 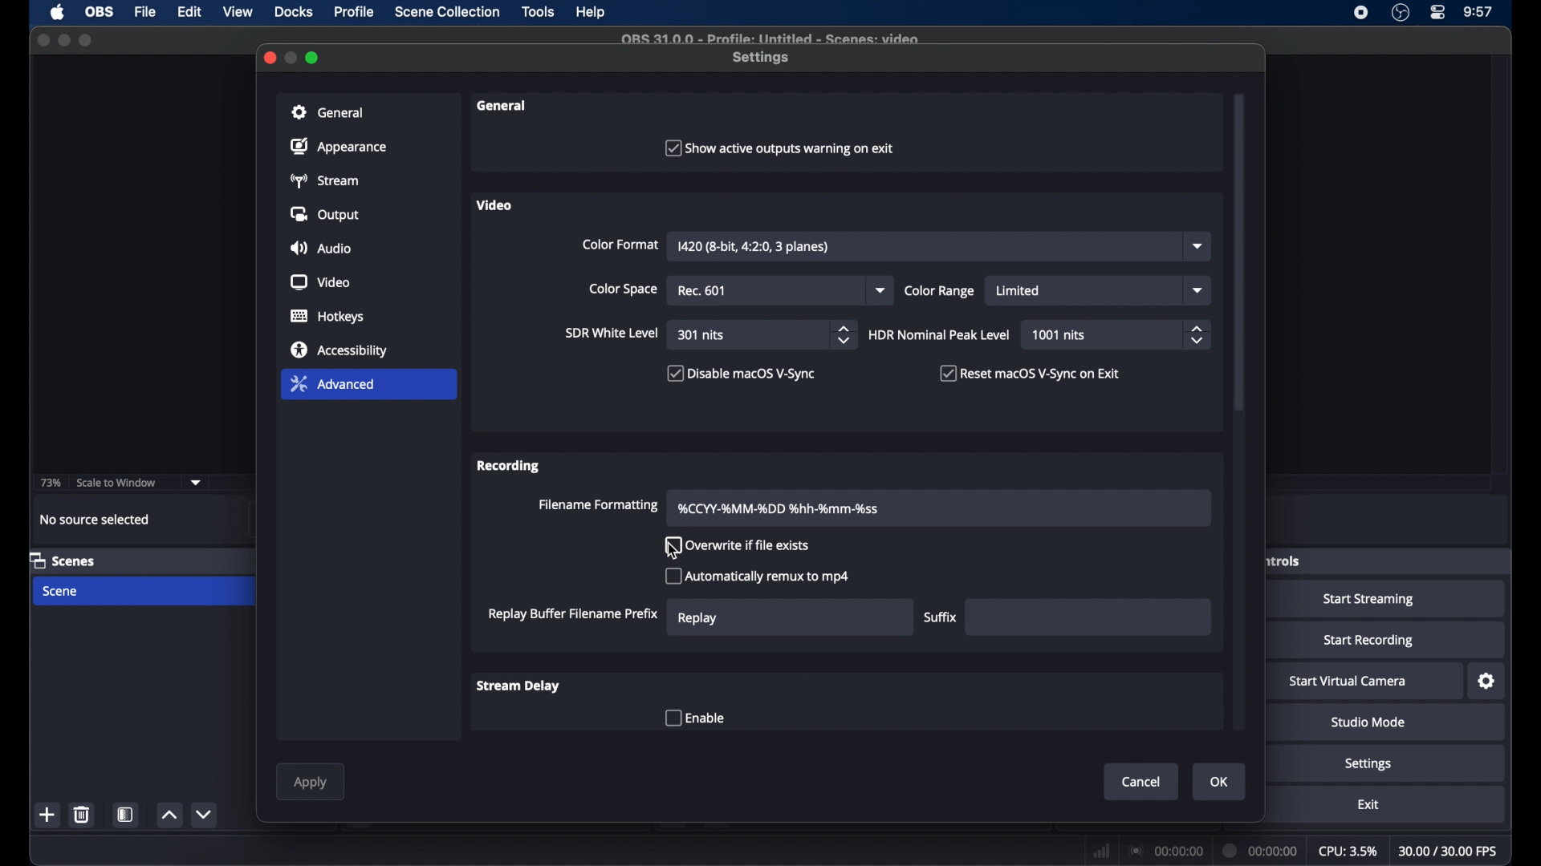 I want to click on add, so click(x=49, y=815).